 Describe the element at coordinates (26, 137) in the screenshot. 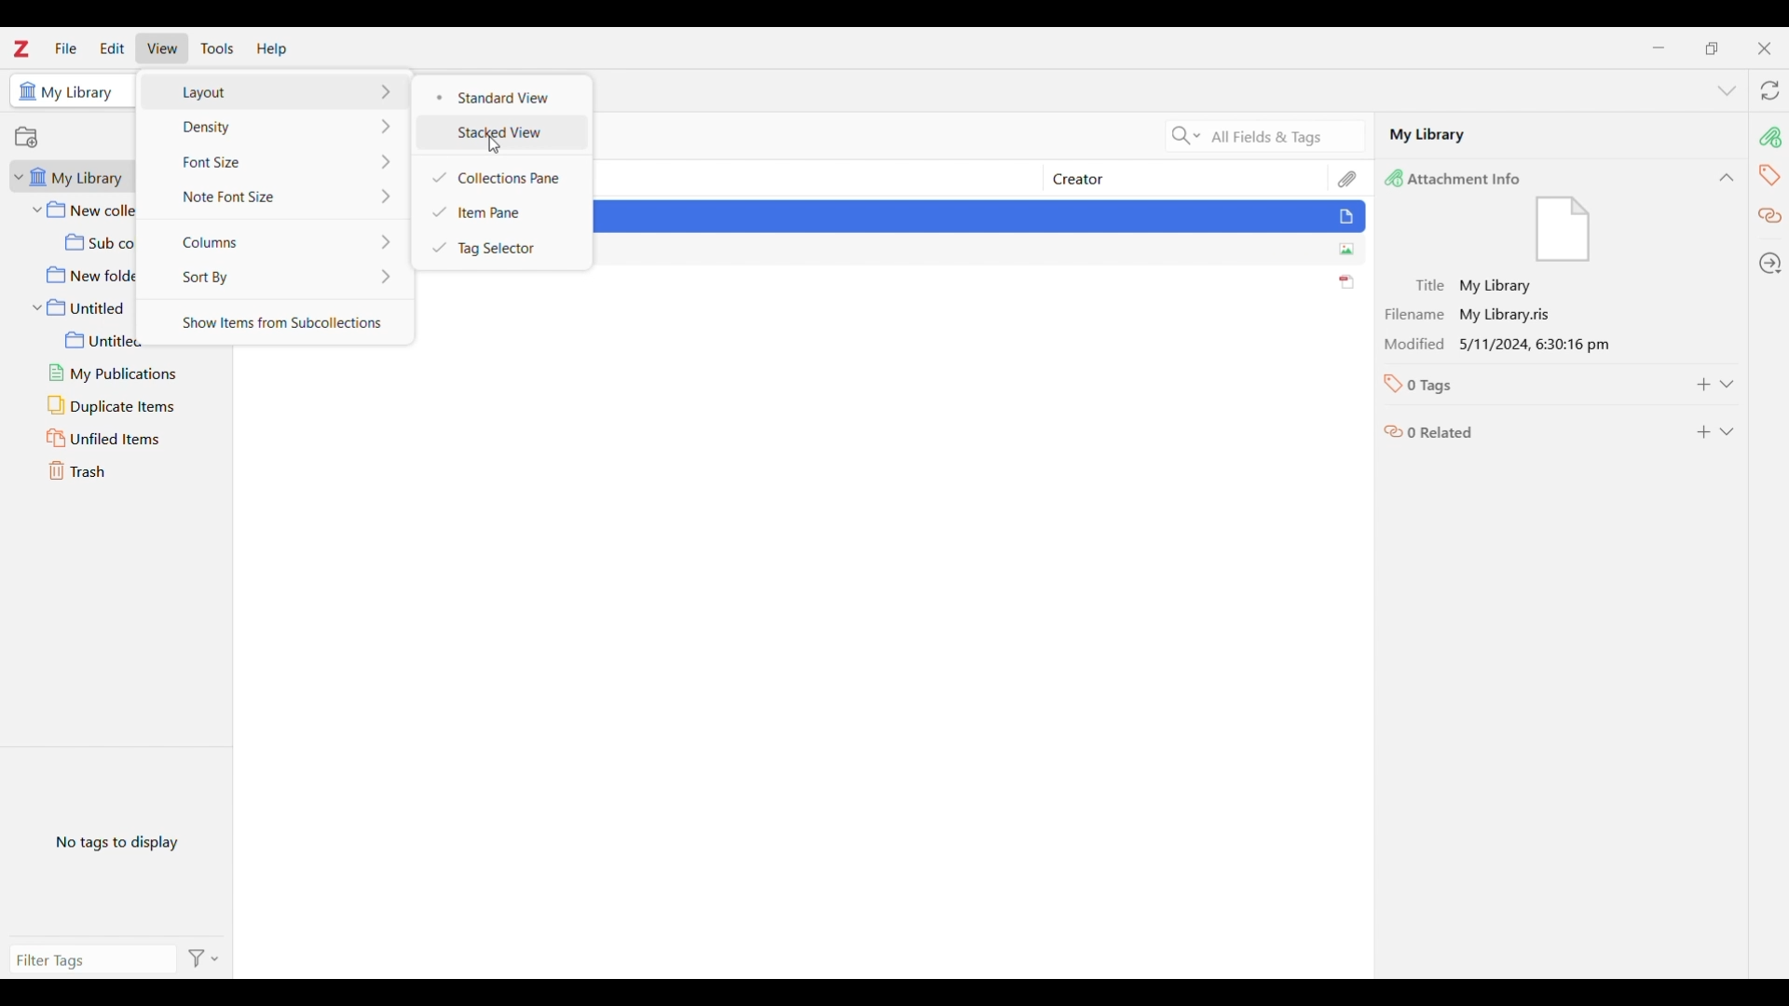

I see `Add new collection` at that location.